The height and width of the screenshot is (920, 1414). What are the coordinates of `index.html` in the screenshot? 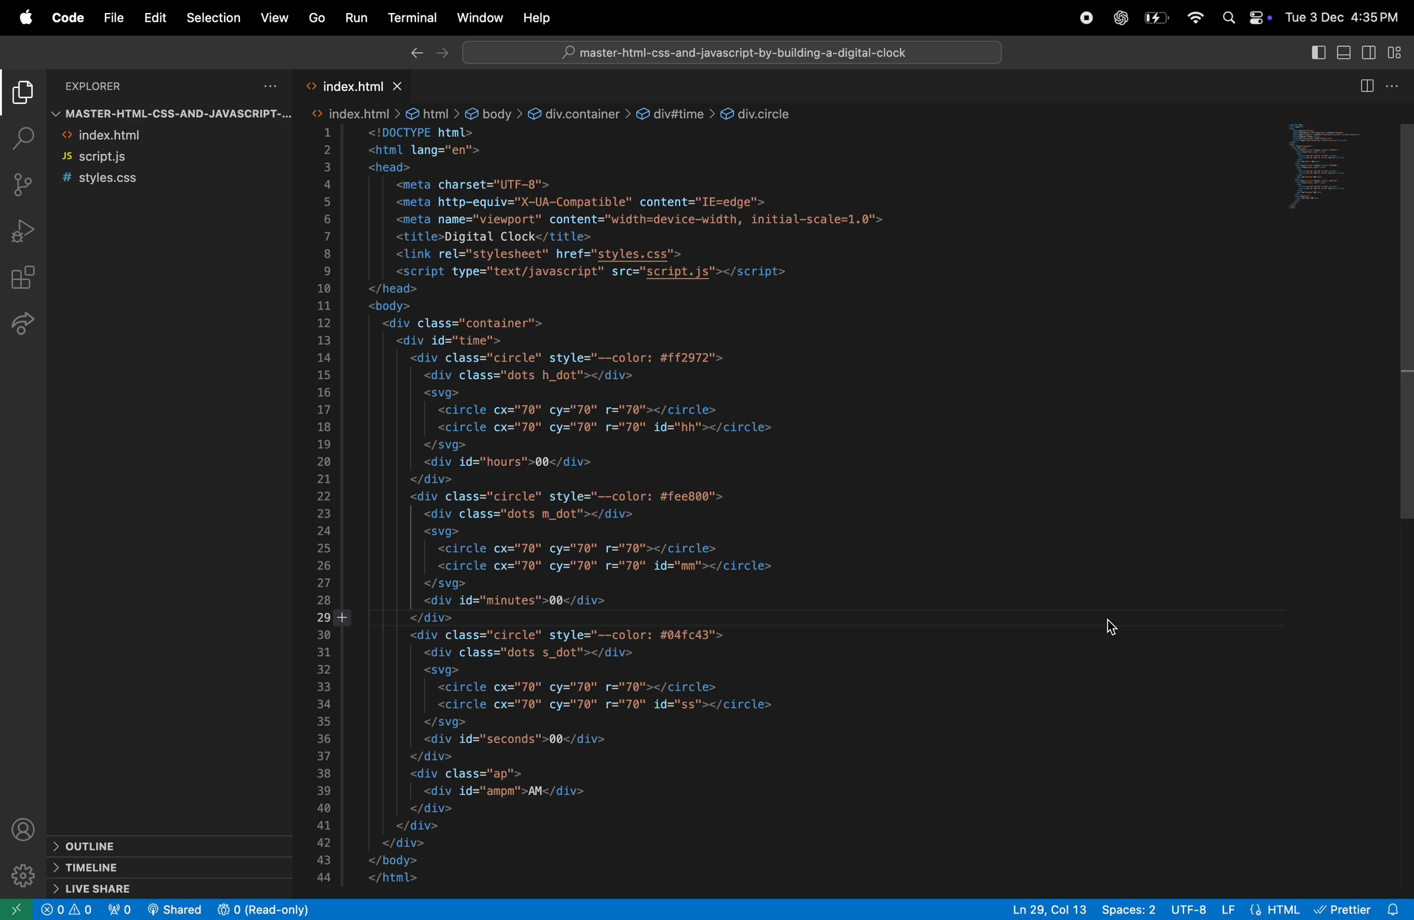 It's located at (143, 136).